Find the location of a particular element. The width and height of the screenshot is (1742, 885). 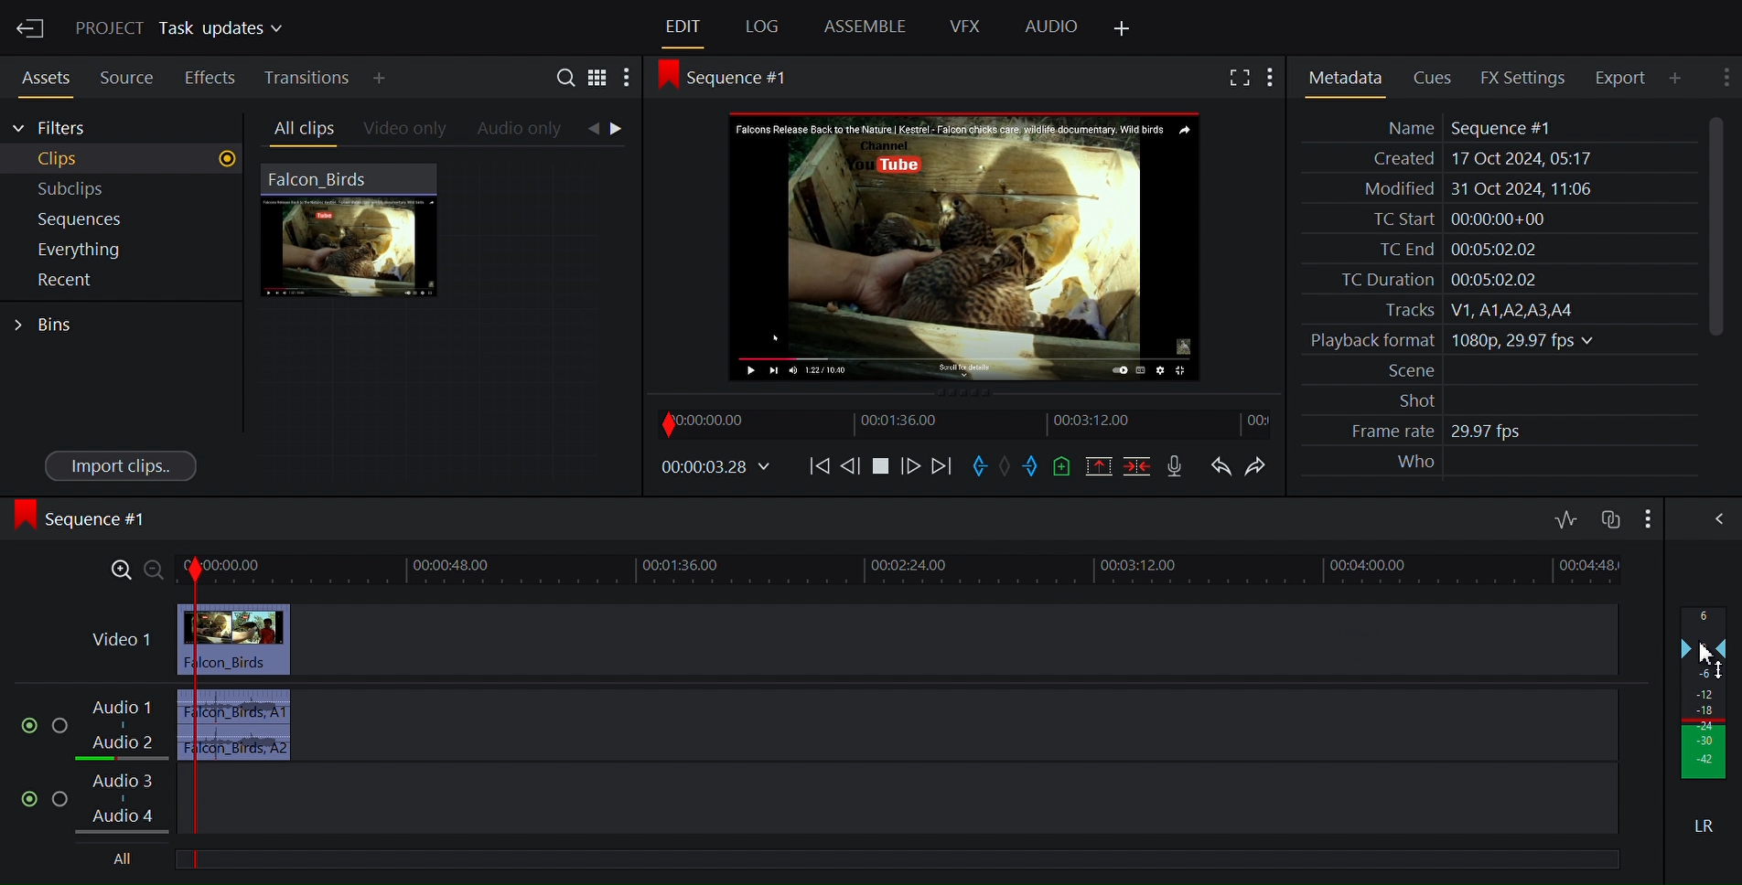

Show more options is located at coordinates (1272, 76).